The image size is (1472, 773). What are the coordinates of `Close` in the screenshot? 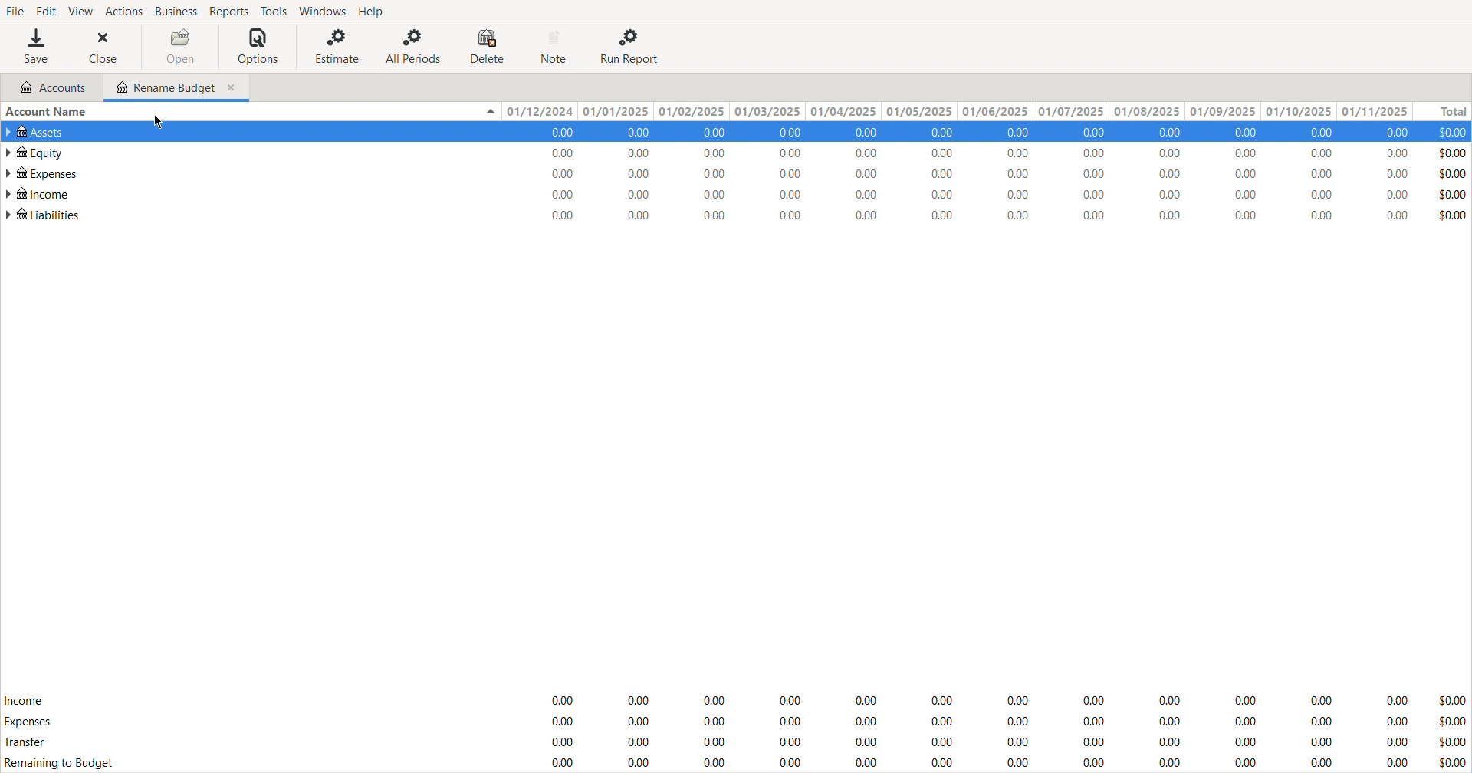 It's located at (107, 47).